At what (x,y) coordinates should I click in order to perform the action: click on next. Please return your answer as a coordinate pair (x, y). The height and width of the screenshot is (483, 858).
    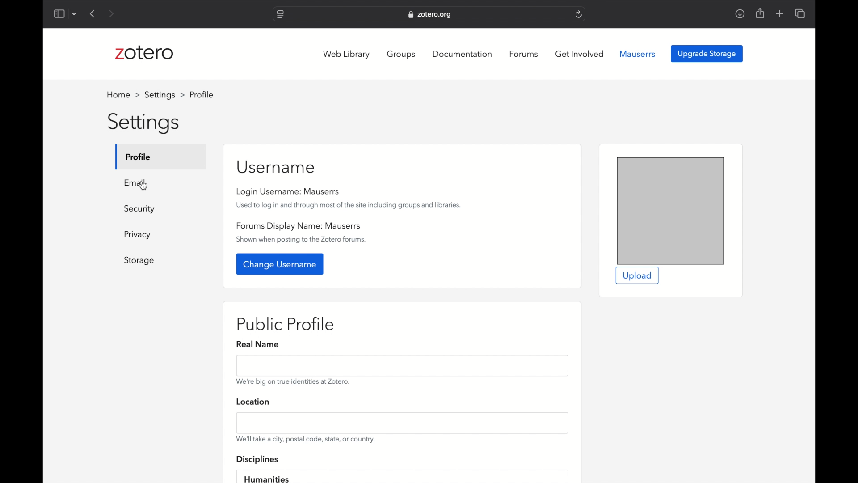
    Looking at the image, I should click on (112, 13).